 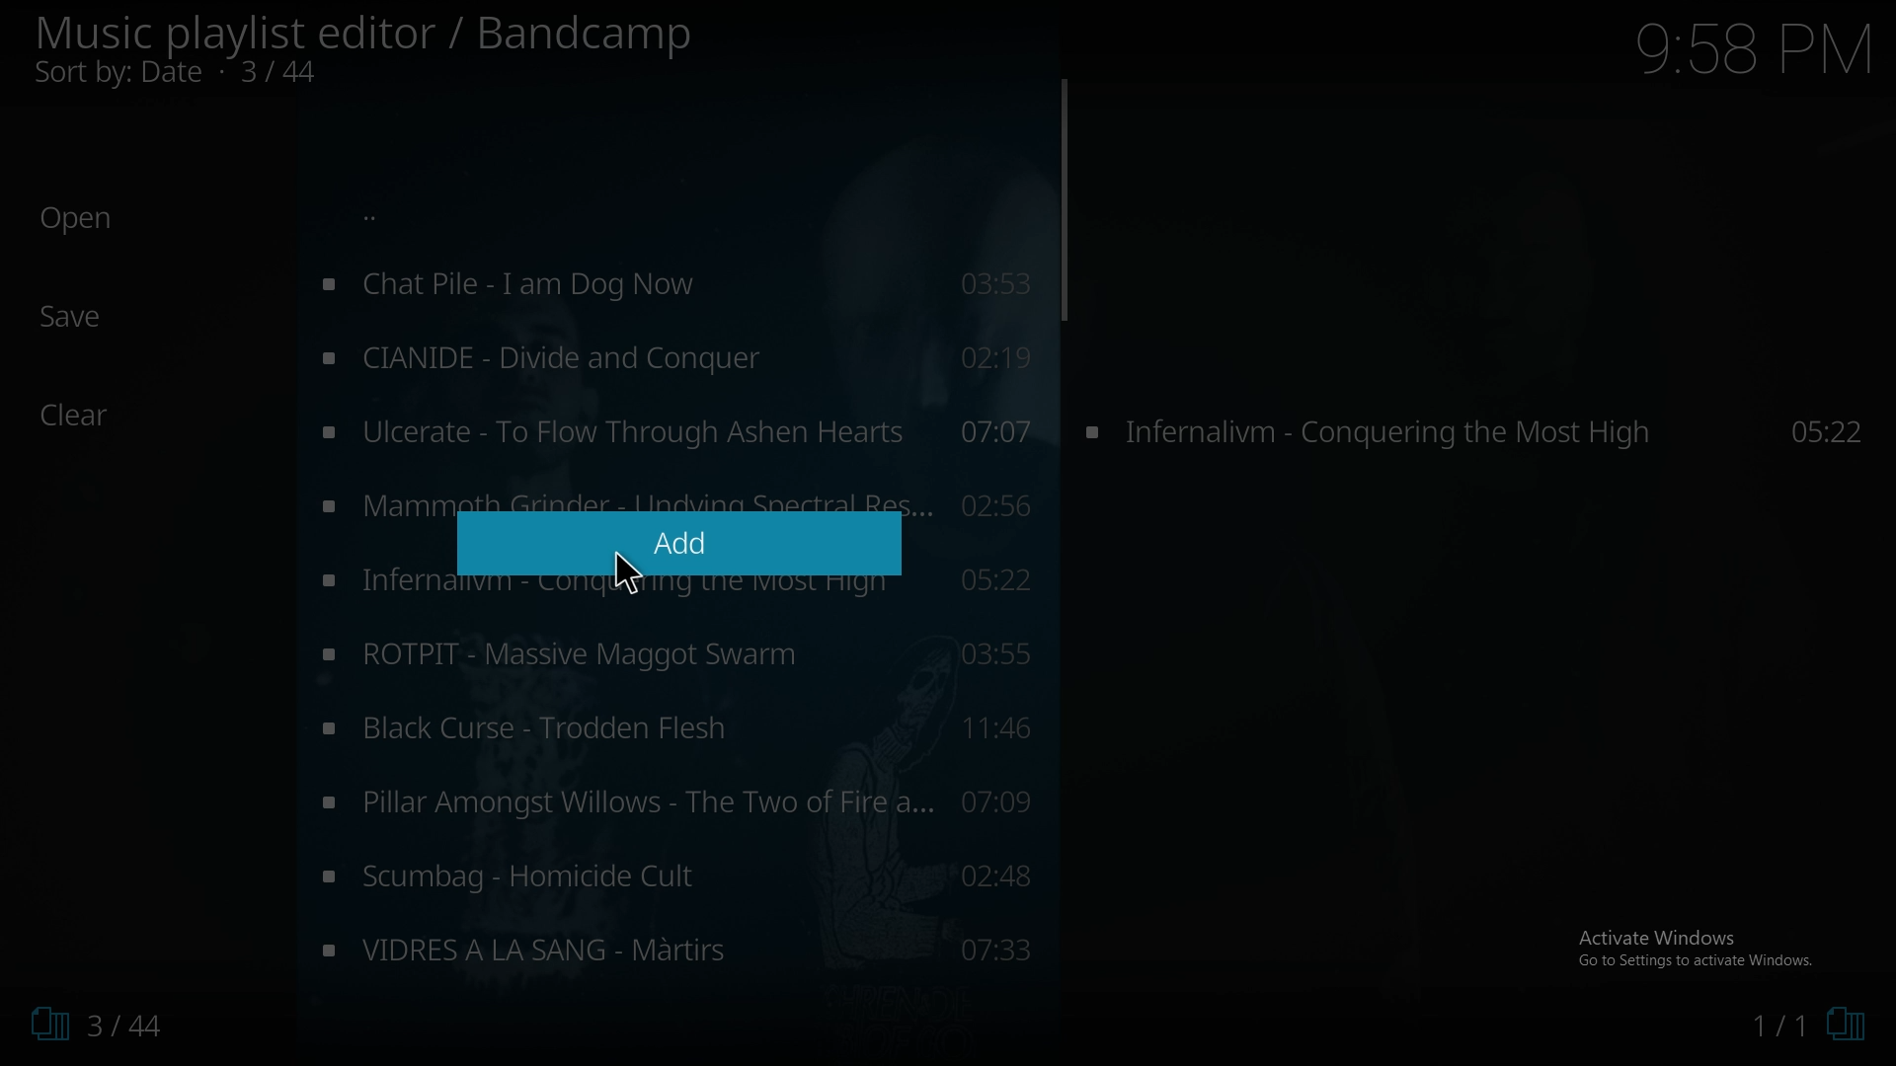 I want to click on music, so click(x=678, y=876).